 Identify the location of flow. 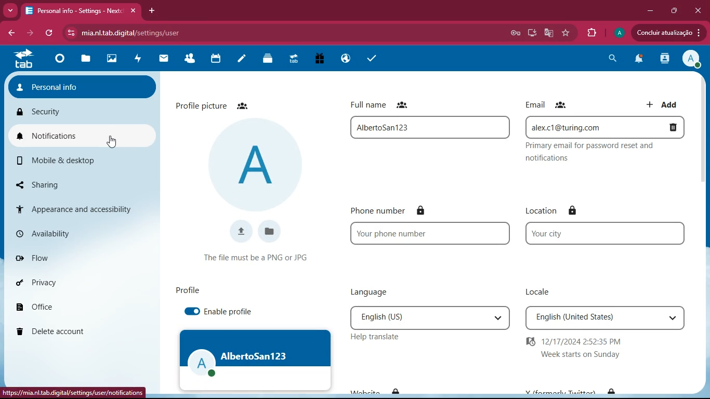
(72, 256).